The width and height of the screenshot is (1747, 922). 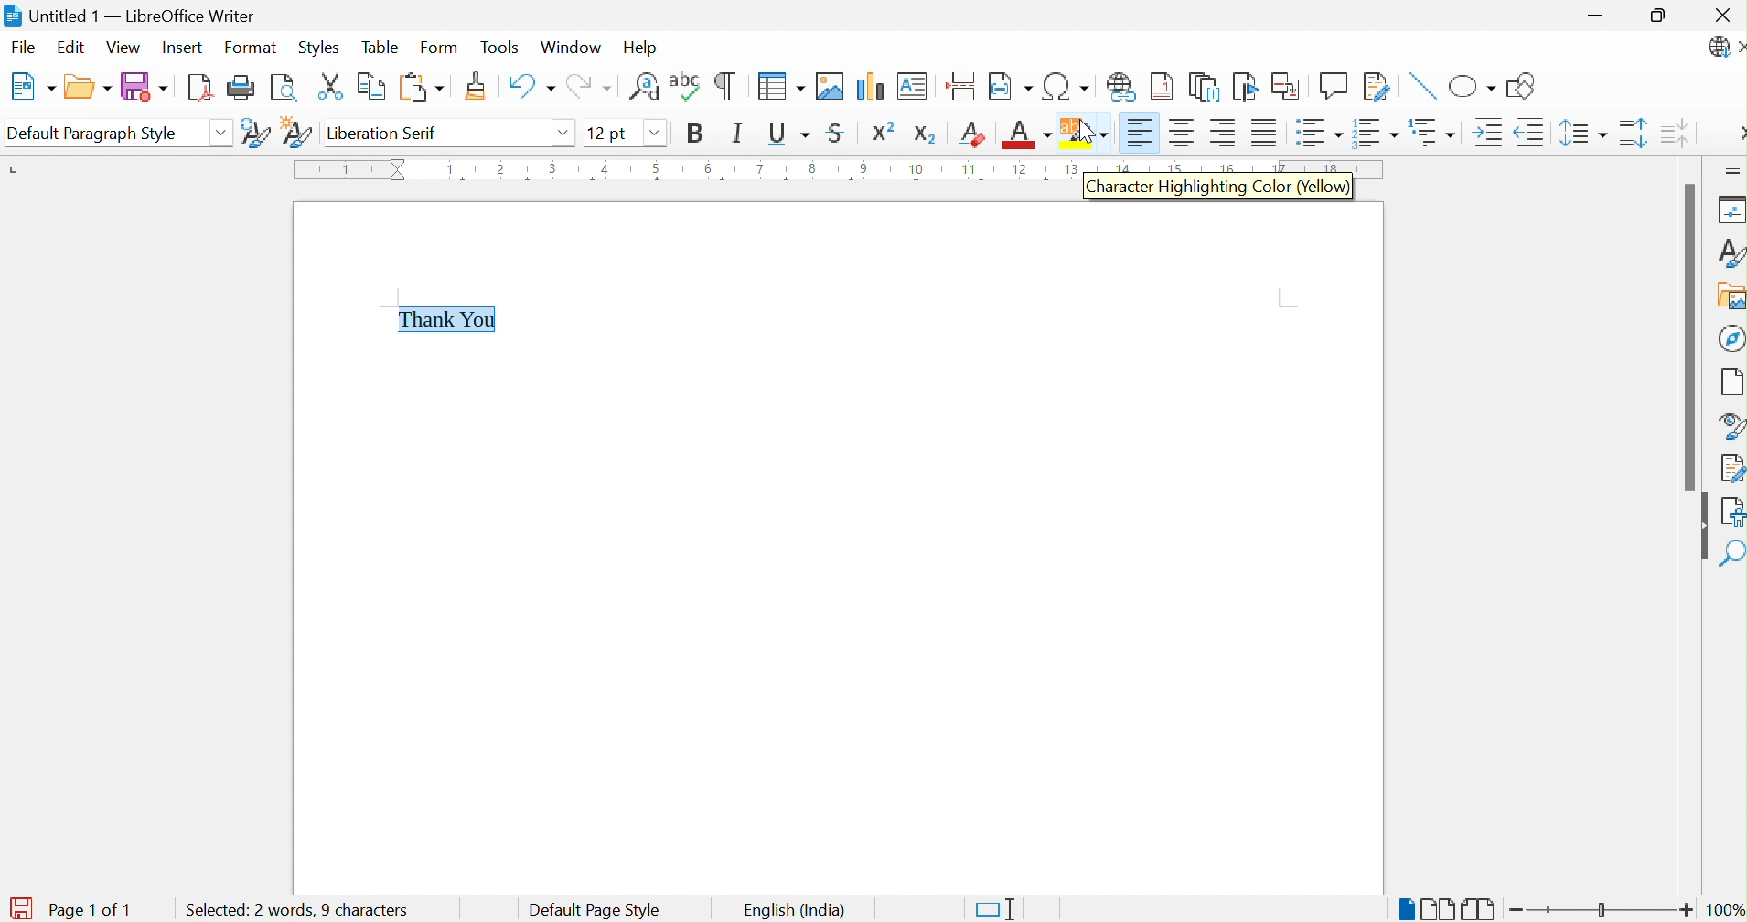 What do you see at coordinates (1183, 133) in the screenshot?
I see `Align Center` at bounding box center [1183, 133].